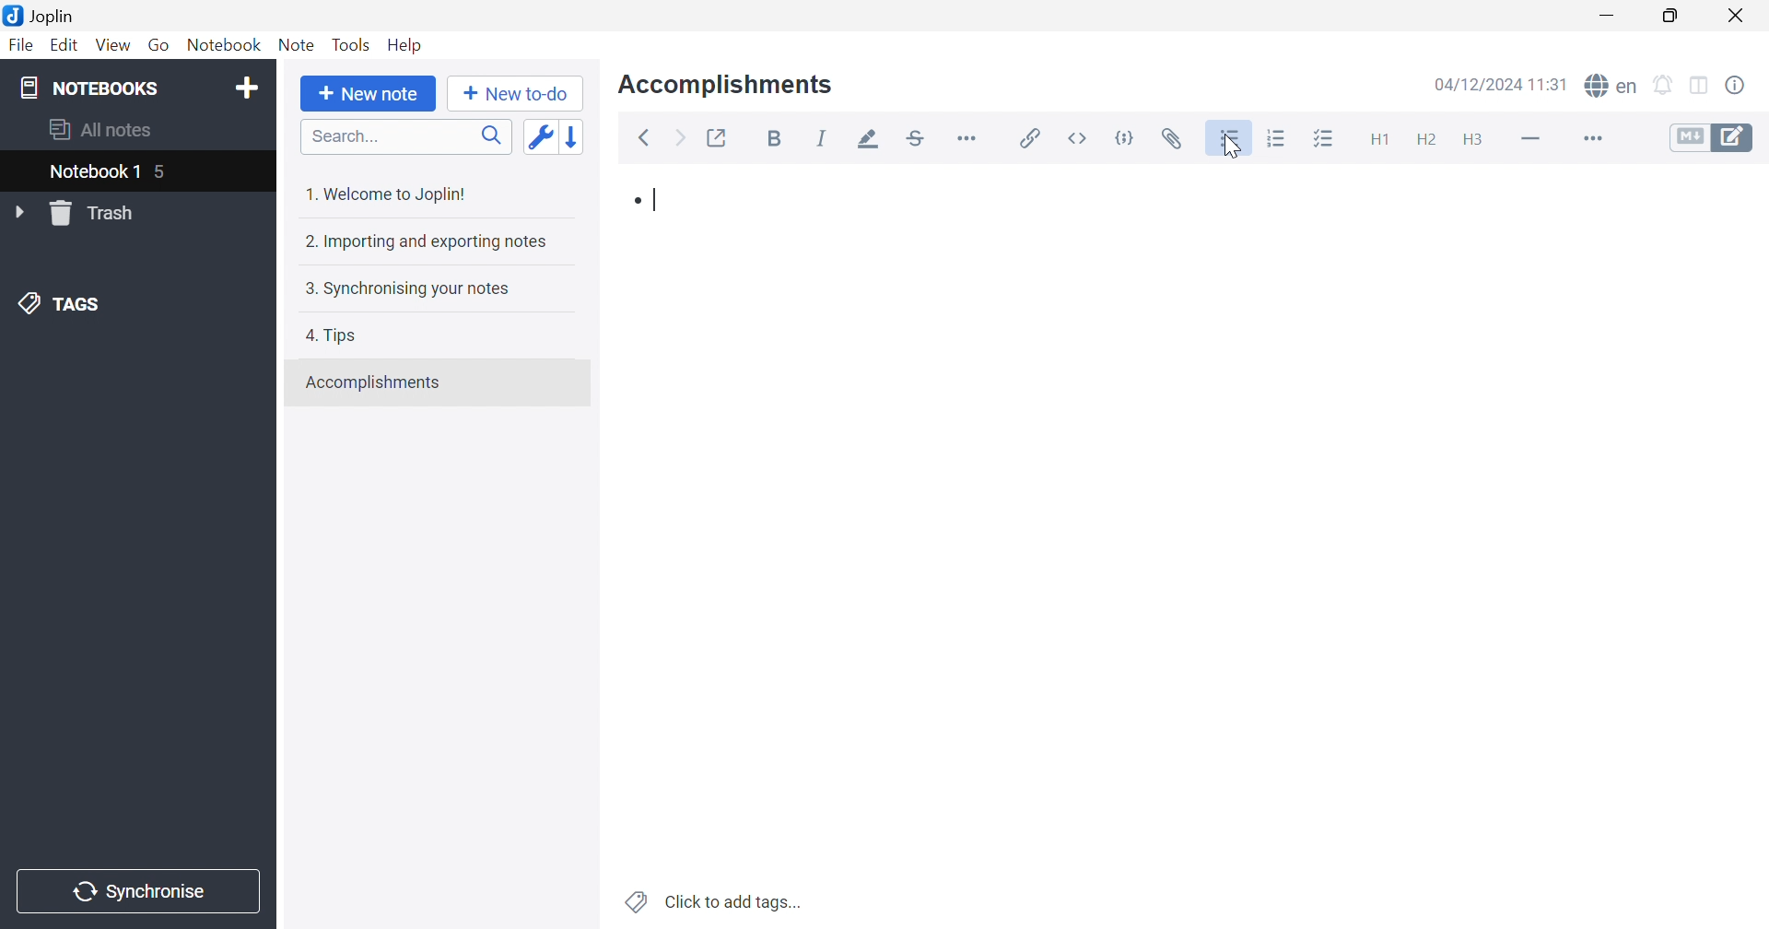 Image resolution: width=1769 pixels, height=929 pixels. I want to click on Synchronise, so click(135, 892).